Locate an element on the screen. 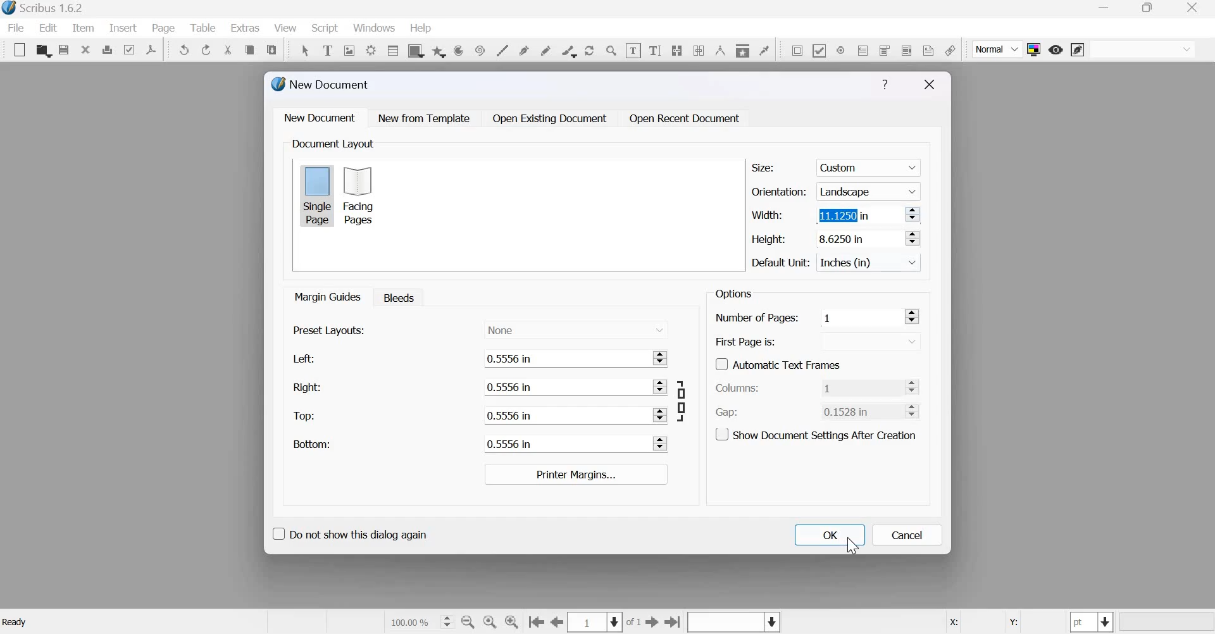  Select the current layer is located at coordinates (732, 623).